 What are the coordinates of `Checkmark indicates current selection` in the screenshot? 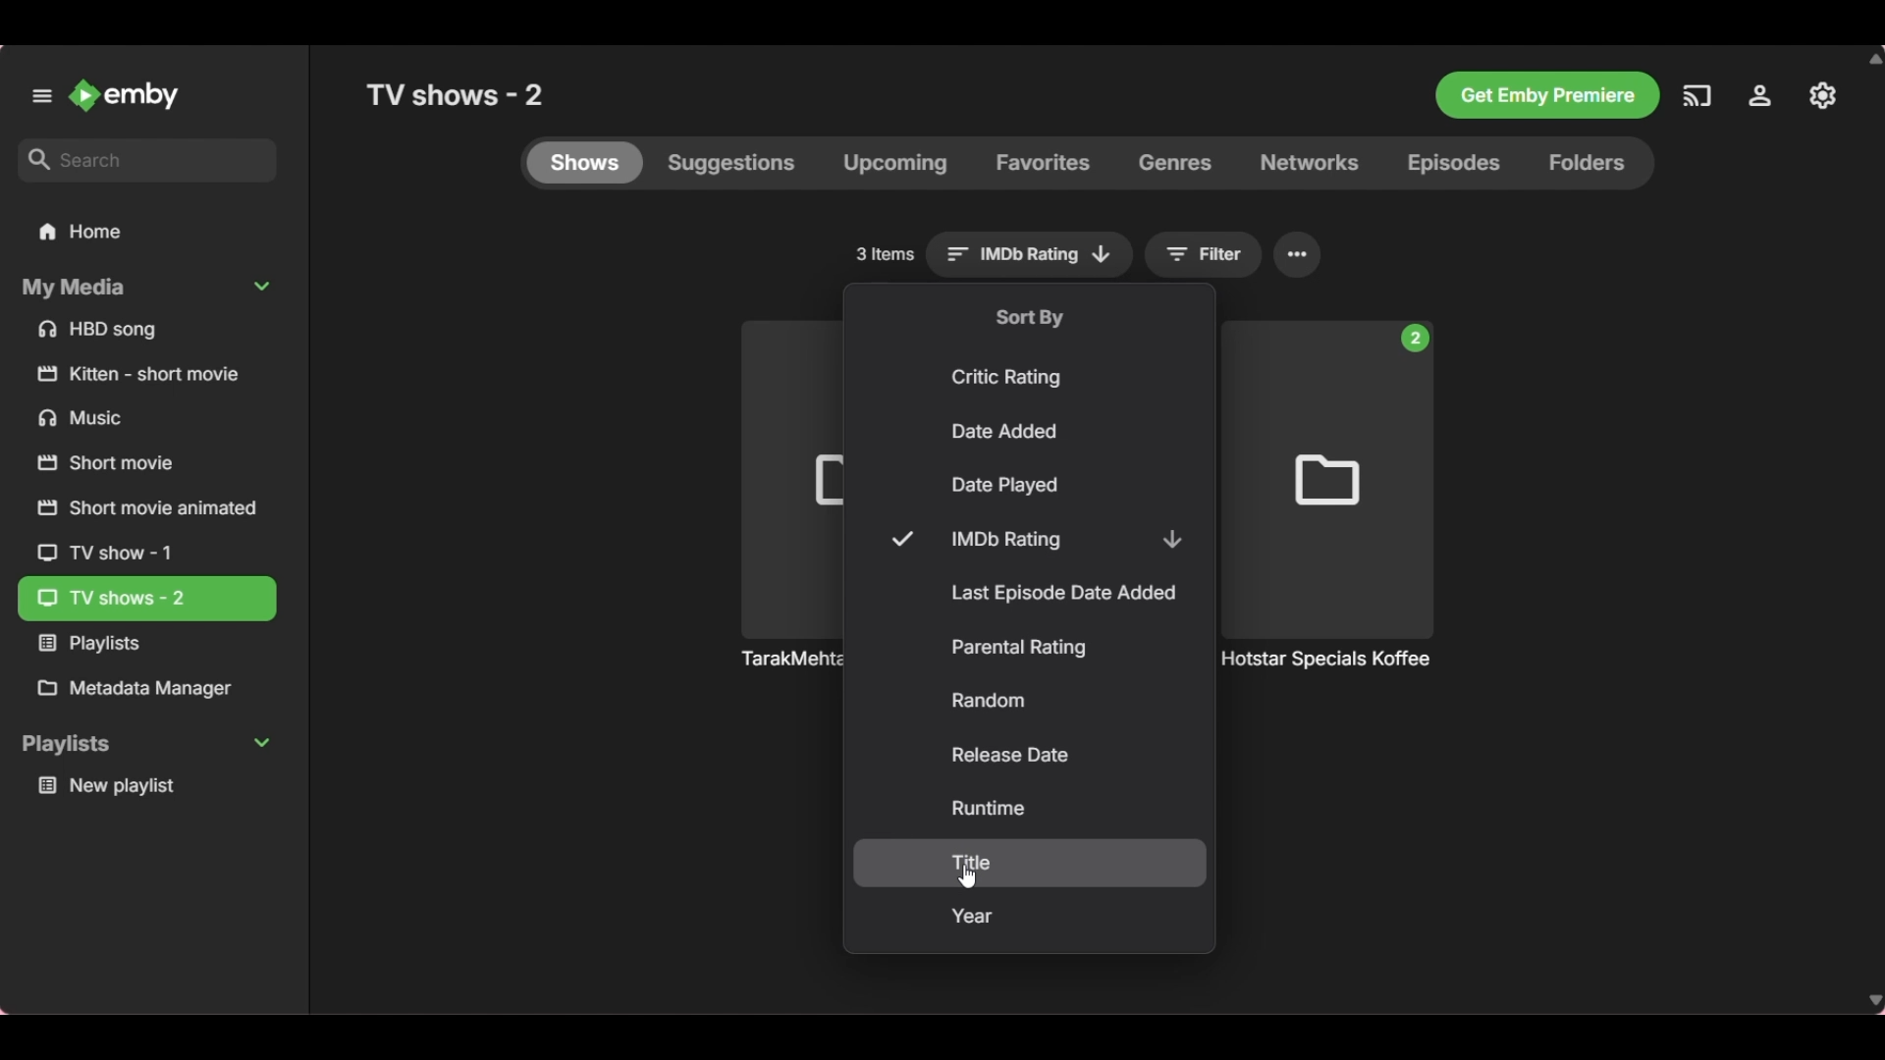 It's located at (901, 539).